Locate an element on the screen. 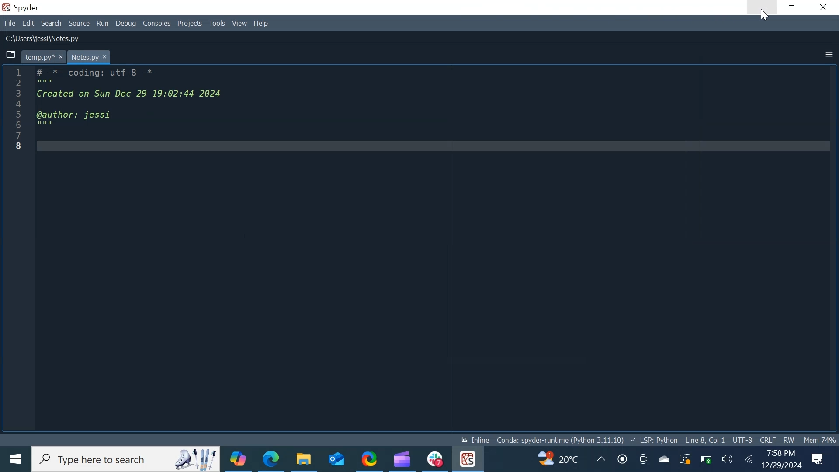 Image resolution: width=839 pixels, height=472 pixels. Outlook is located at coordinates (338, 458).